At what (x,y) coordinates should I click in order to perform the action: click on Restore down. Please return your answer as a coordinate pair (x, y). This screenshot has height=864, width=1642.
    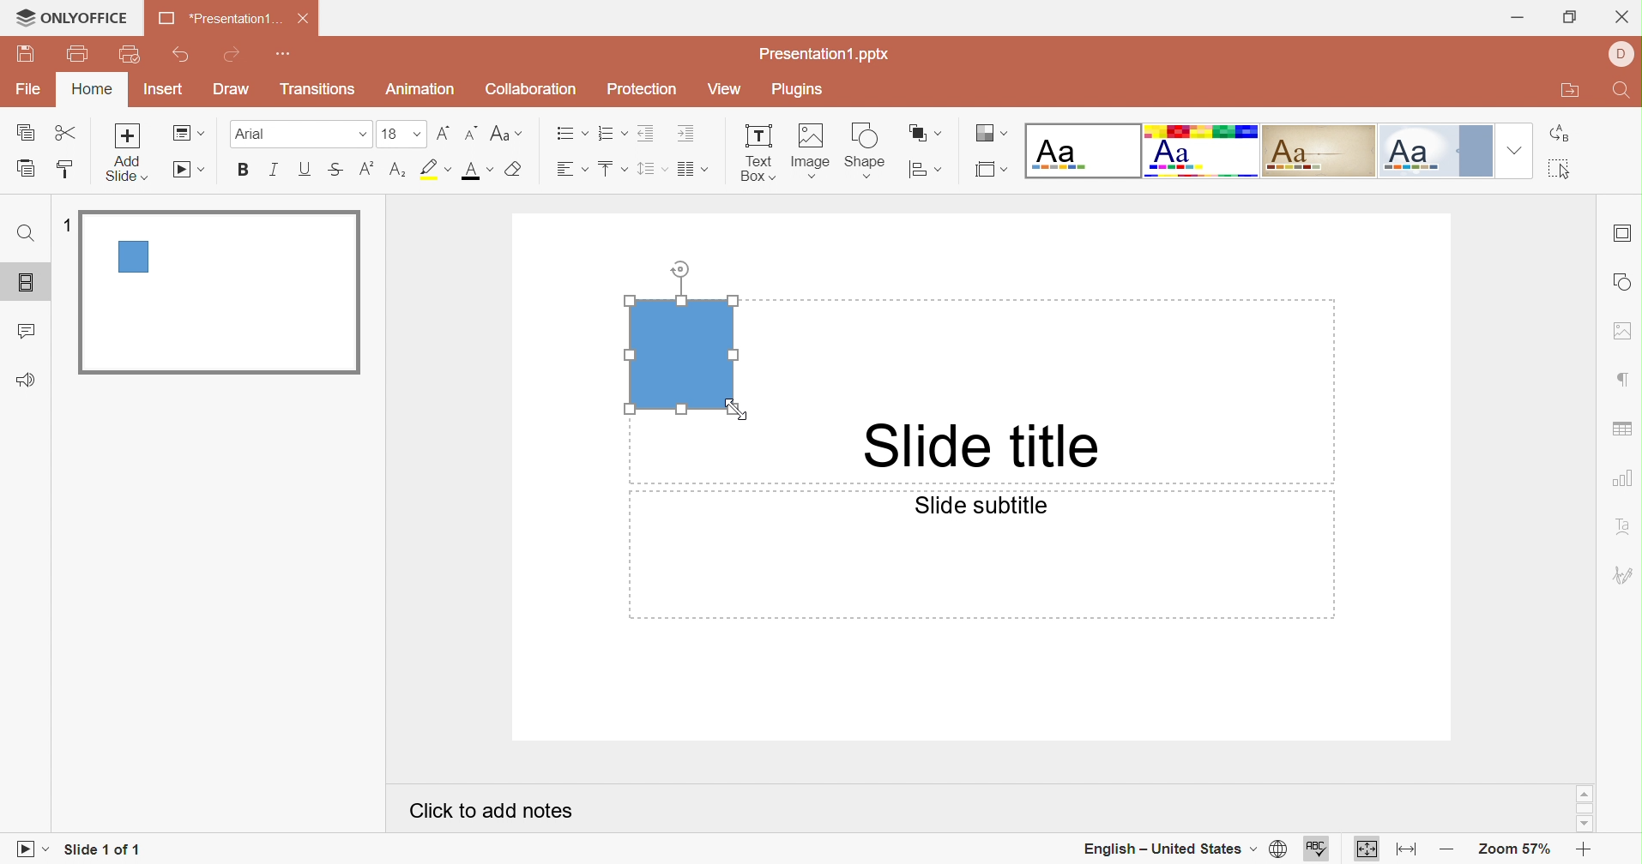
    Looking at the image, I should click on (1572, 21).